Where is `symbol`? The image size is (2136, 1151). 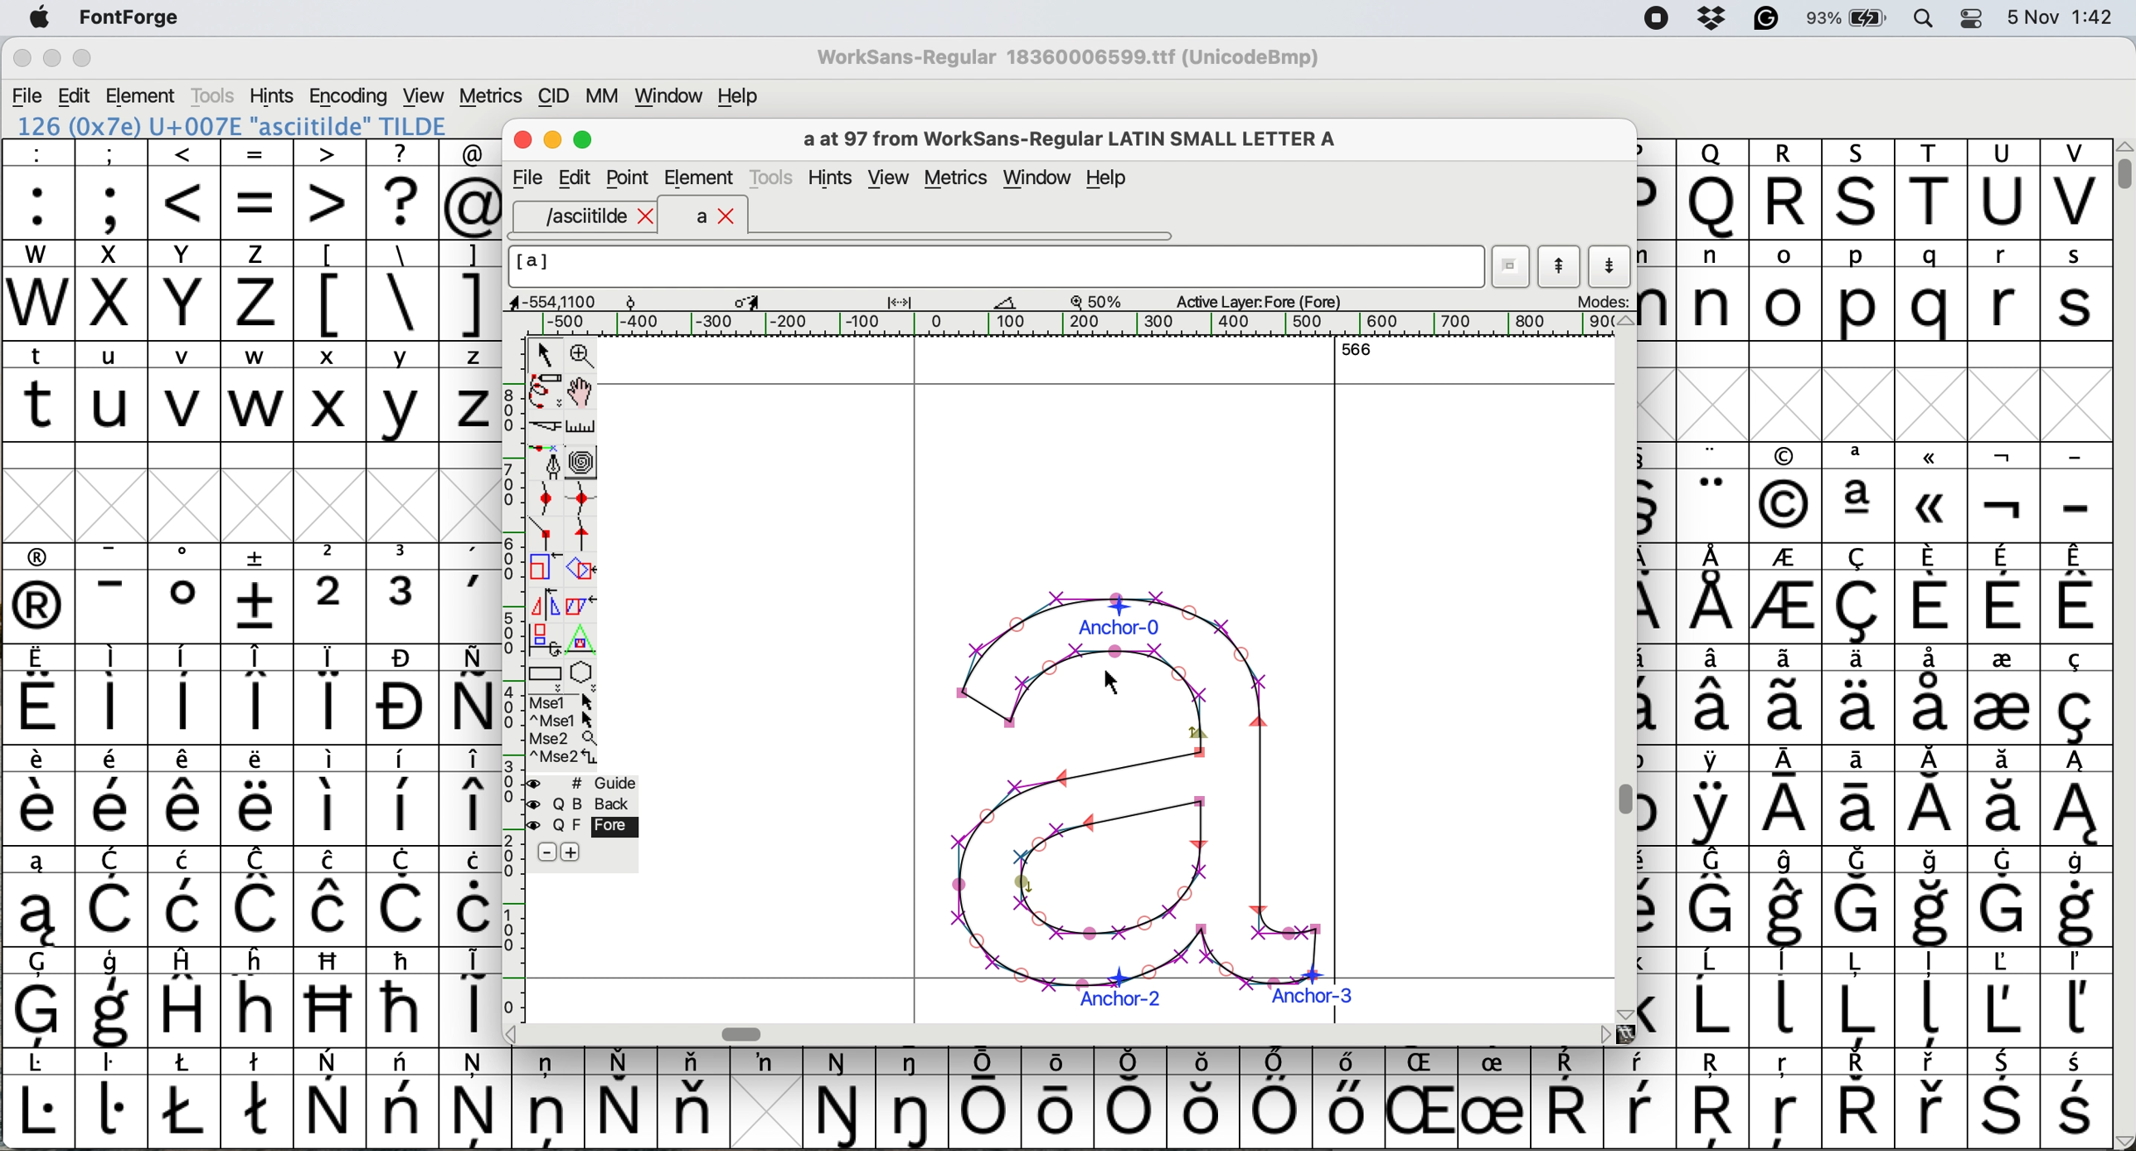
symbol is located at coordinates (1787, 995).